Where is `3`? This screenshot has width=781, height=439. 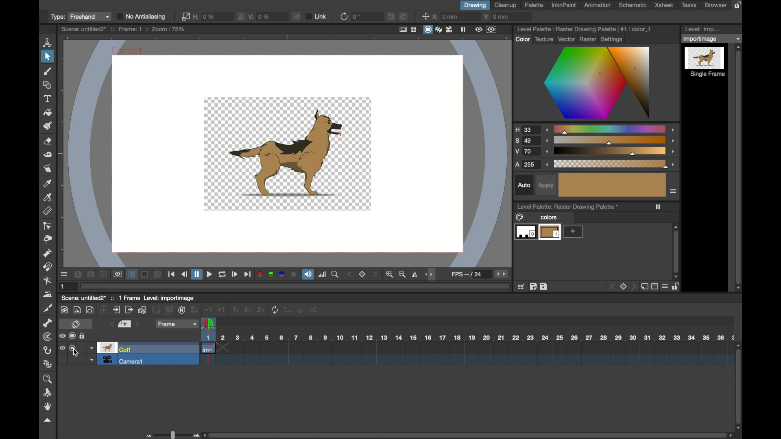 3 is located at coordinates (260, 309).